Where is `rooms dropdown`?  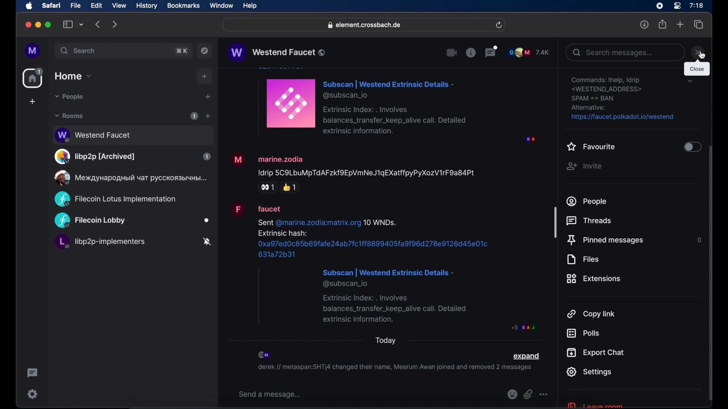
rooms dropdown is located at coordinates (69, 116).